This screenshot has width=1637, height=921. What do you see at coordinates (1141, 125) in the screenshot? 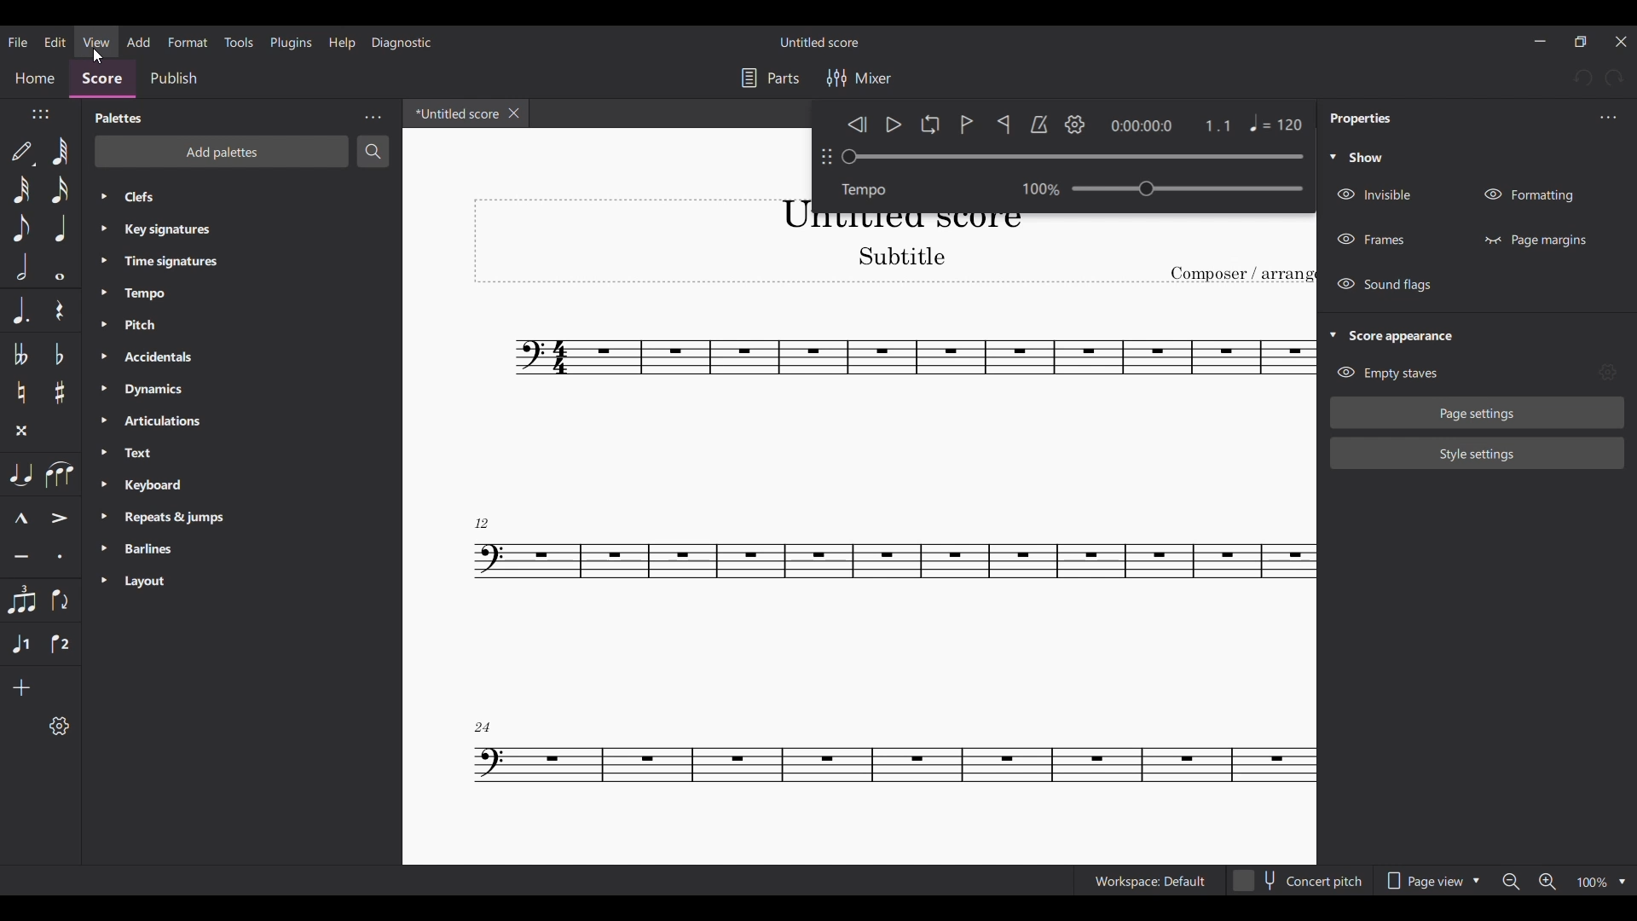
I see `0:00:00:0` at bounding box center [1141, 125].